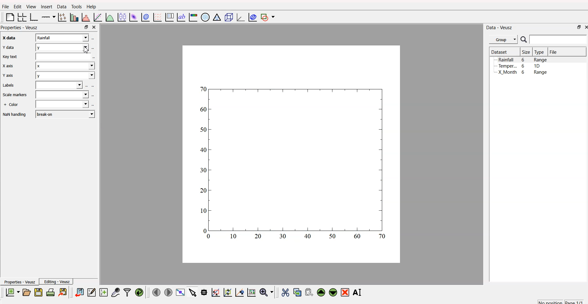 The width and height of the screenshot is (588, 304). I want to click on Tools, so click(76, 6).